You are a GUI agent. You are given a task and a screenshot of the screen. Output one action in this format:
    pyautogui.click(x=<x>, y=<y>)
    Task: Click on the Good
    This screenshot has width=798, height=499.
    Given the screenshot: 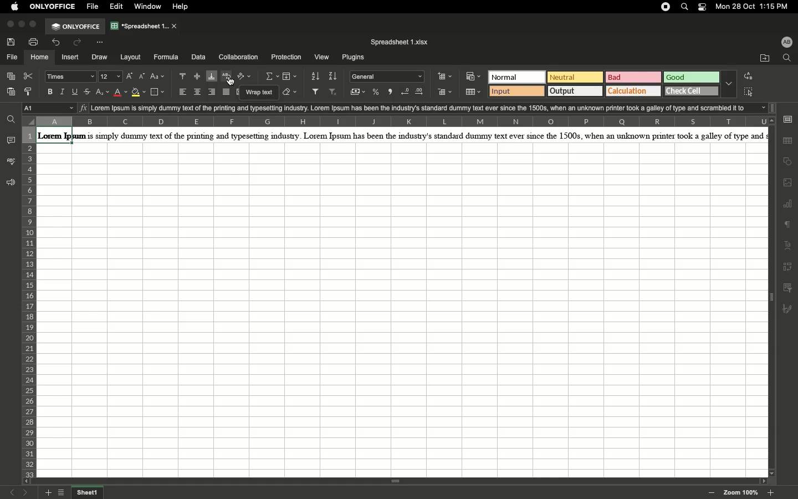 What is the action you would take?
    pyautogui.click(x=693, y=78)
    